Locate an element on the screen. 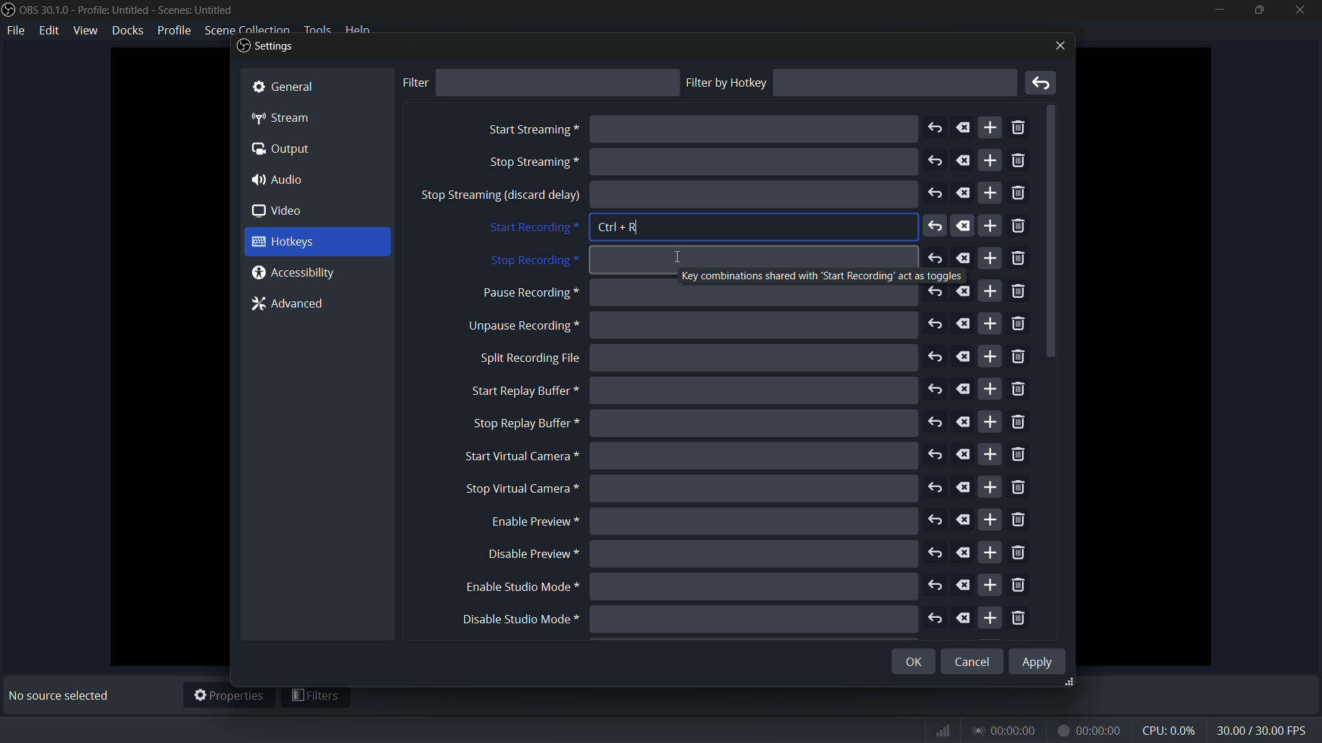  @ Accessibility is located at coordinates (300, 273).